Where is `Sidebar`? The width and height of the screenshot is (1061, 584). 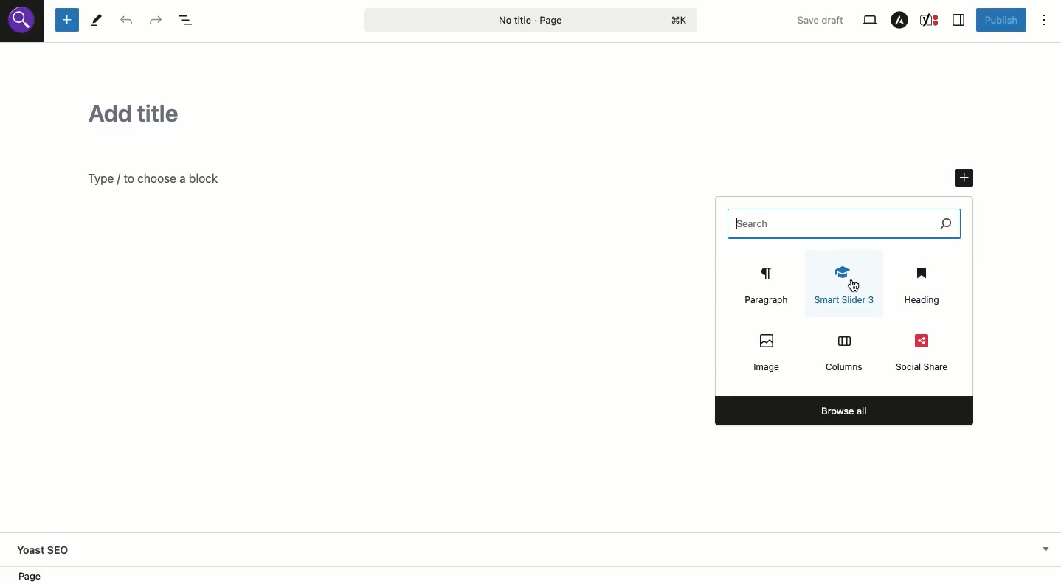
Sidebar is located at coordinates (959, 20).